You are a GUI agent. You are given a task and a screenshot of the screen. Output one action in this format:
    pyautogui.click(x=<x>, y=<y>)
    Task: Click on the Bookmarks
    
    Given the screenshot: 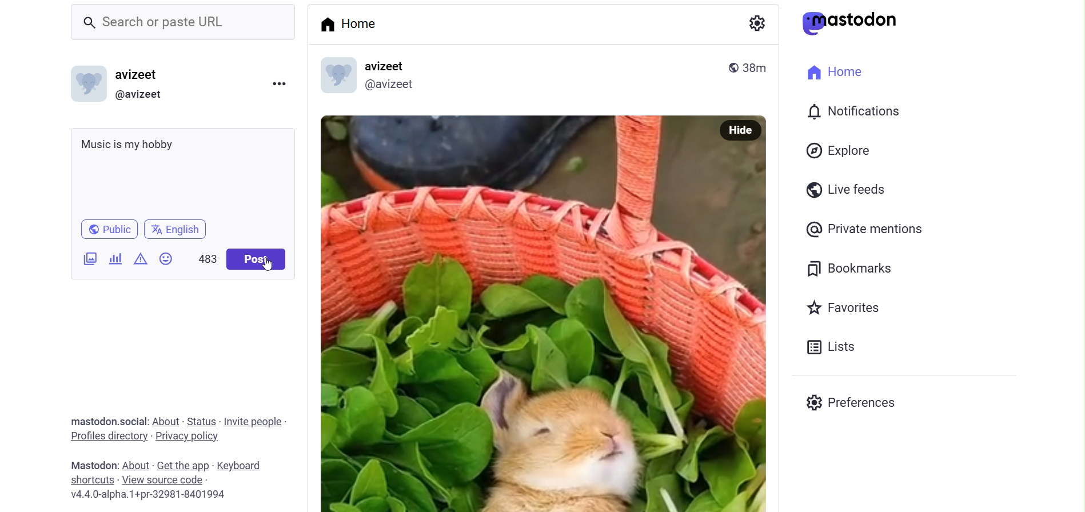 What is the action you would take?
    pyautogui.click(x=849, y=270)
    